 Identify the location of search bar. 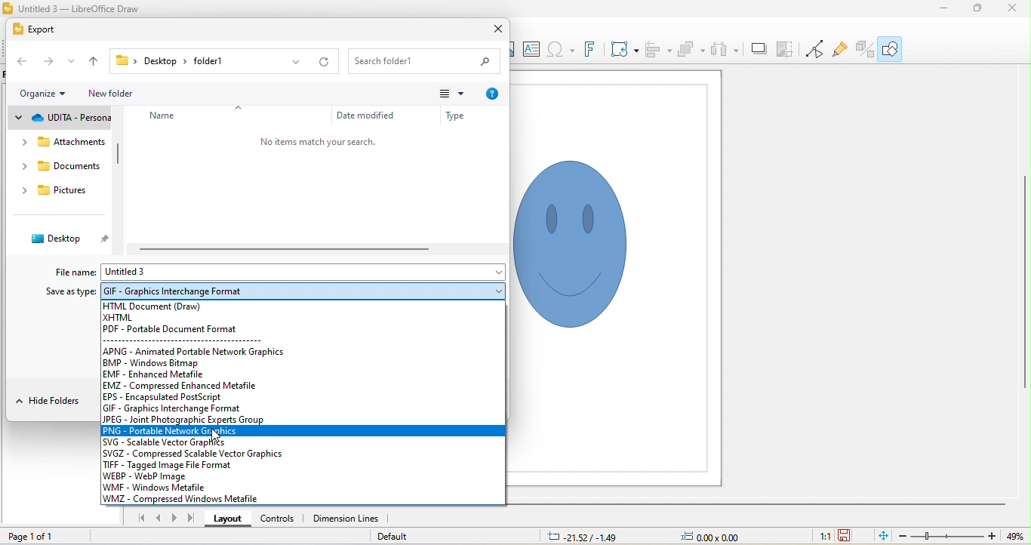
(424, 61).